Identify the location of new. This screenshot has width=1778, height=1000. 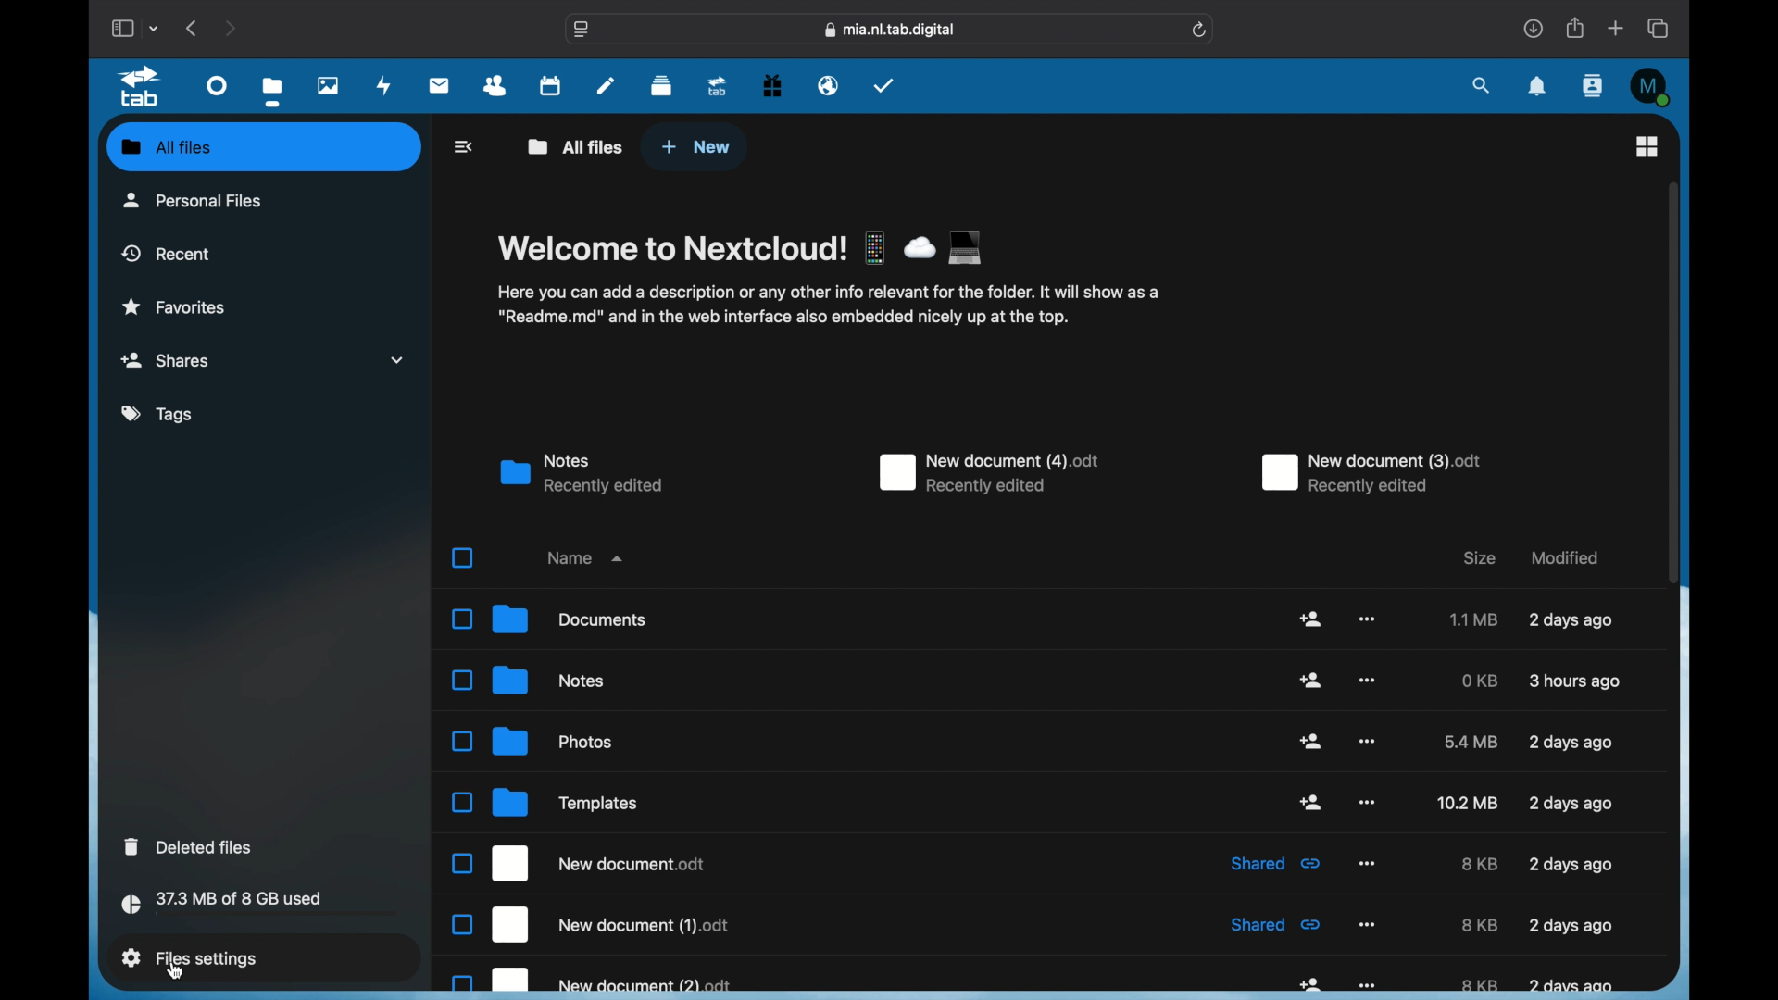
(695, 147).